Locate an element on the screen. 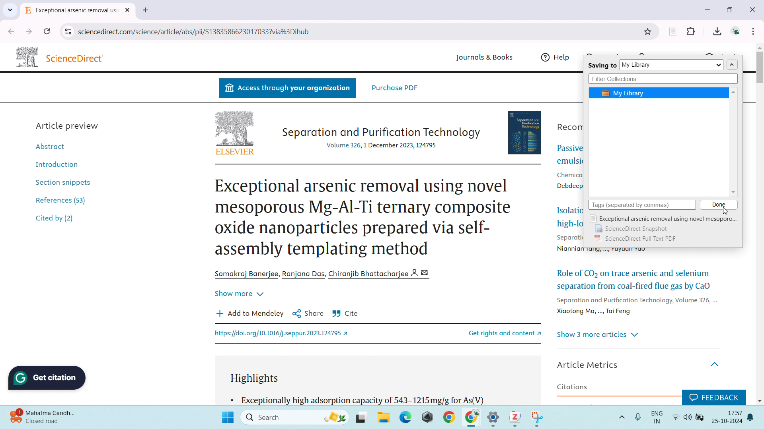  Grammarly is located at coordinates (48, 378).